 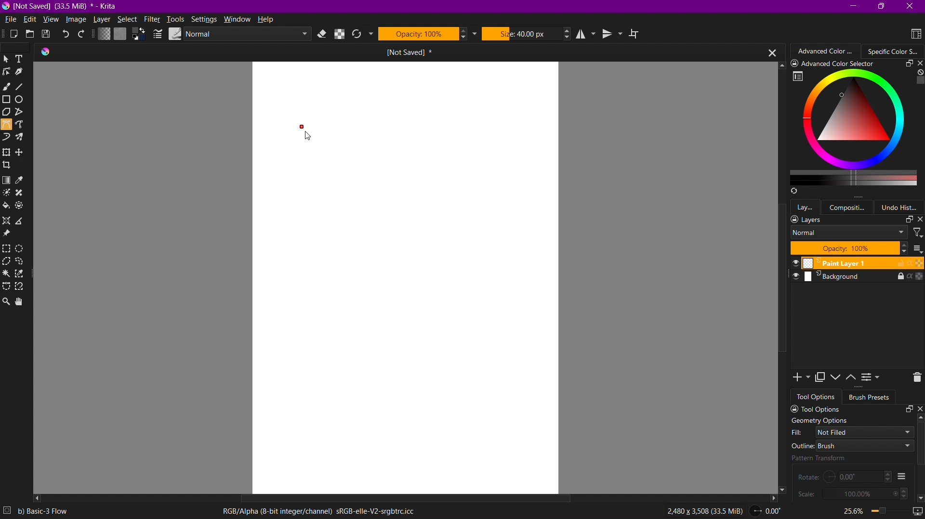 I want to click on Composition, so click(x=850, y=207).